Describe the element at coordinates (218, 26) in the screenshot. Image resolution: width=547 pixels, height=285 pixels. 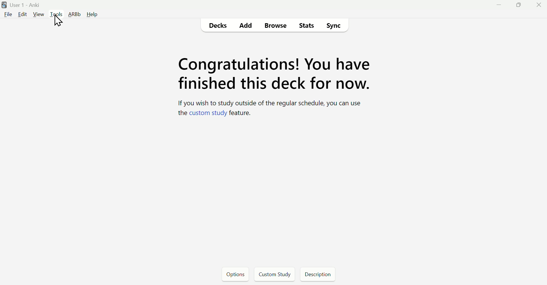
I see `Decks` at that location.